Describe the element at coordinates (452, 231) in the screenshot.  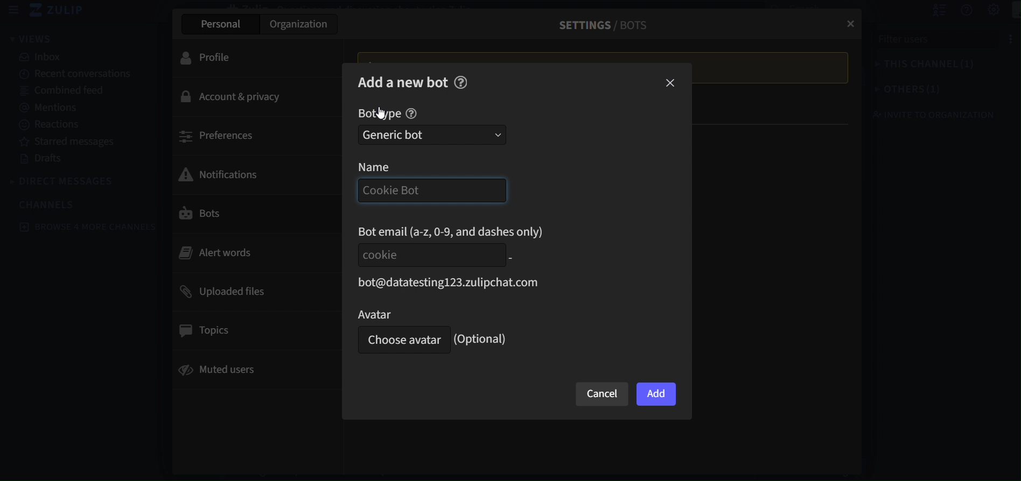
I see `bot email(a-z,0-9, and dashes only)` at that location.